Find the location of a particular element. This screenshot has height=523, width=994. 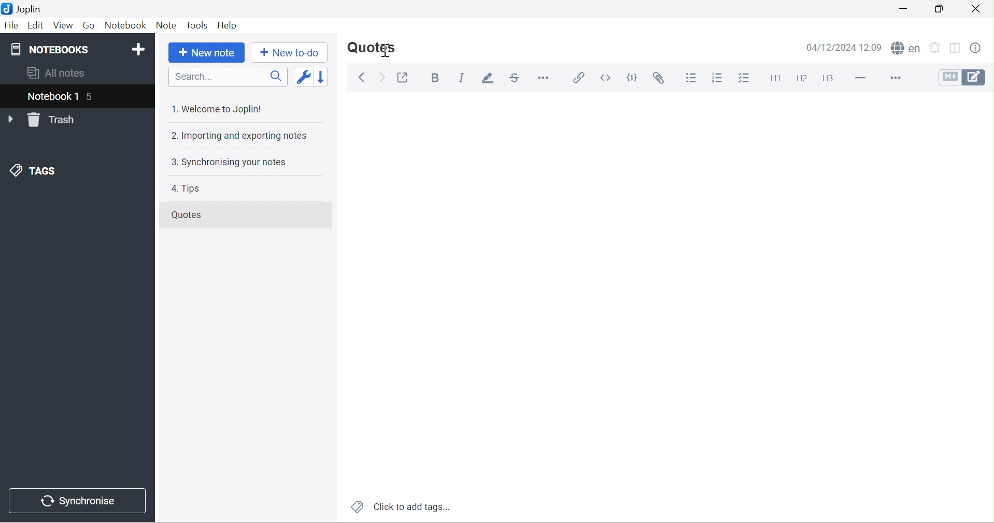

Insert / edit code is located at coordinates (580, 78).